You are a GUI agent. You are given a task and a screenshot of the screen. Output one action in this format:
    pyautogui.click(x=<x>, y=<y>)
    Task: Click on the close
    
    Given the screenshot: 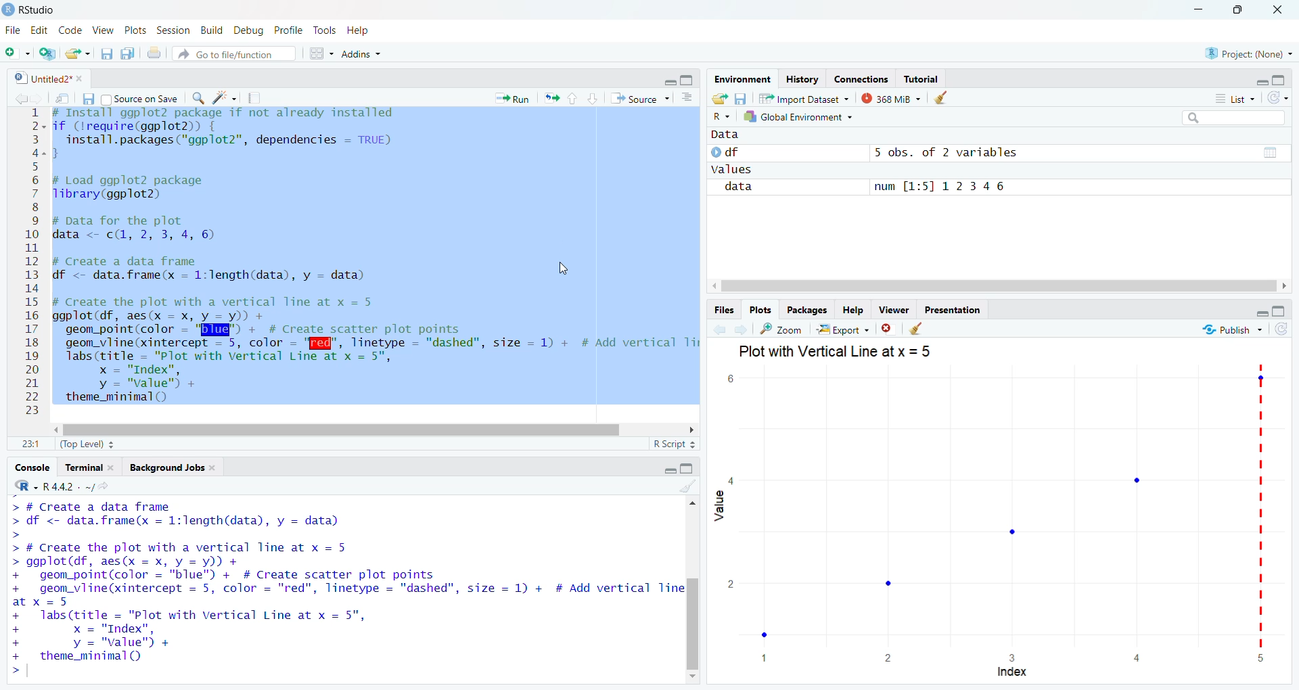 What is the action you would take?
    pyautogui.click(x=1282, y=11)
    